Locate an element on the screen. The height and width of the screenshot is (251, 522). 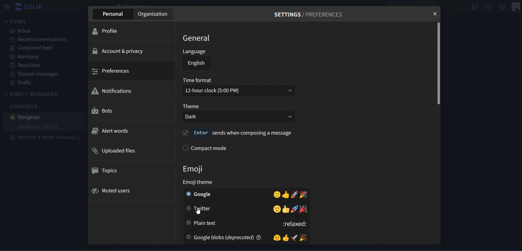
topics files is located at coordinates (106, 171).